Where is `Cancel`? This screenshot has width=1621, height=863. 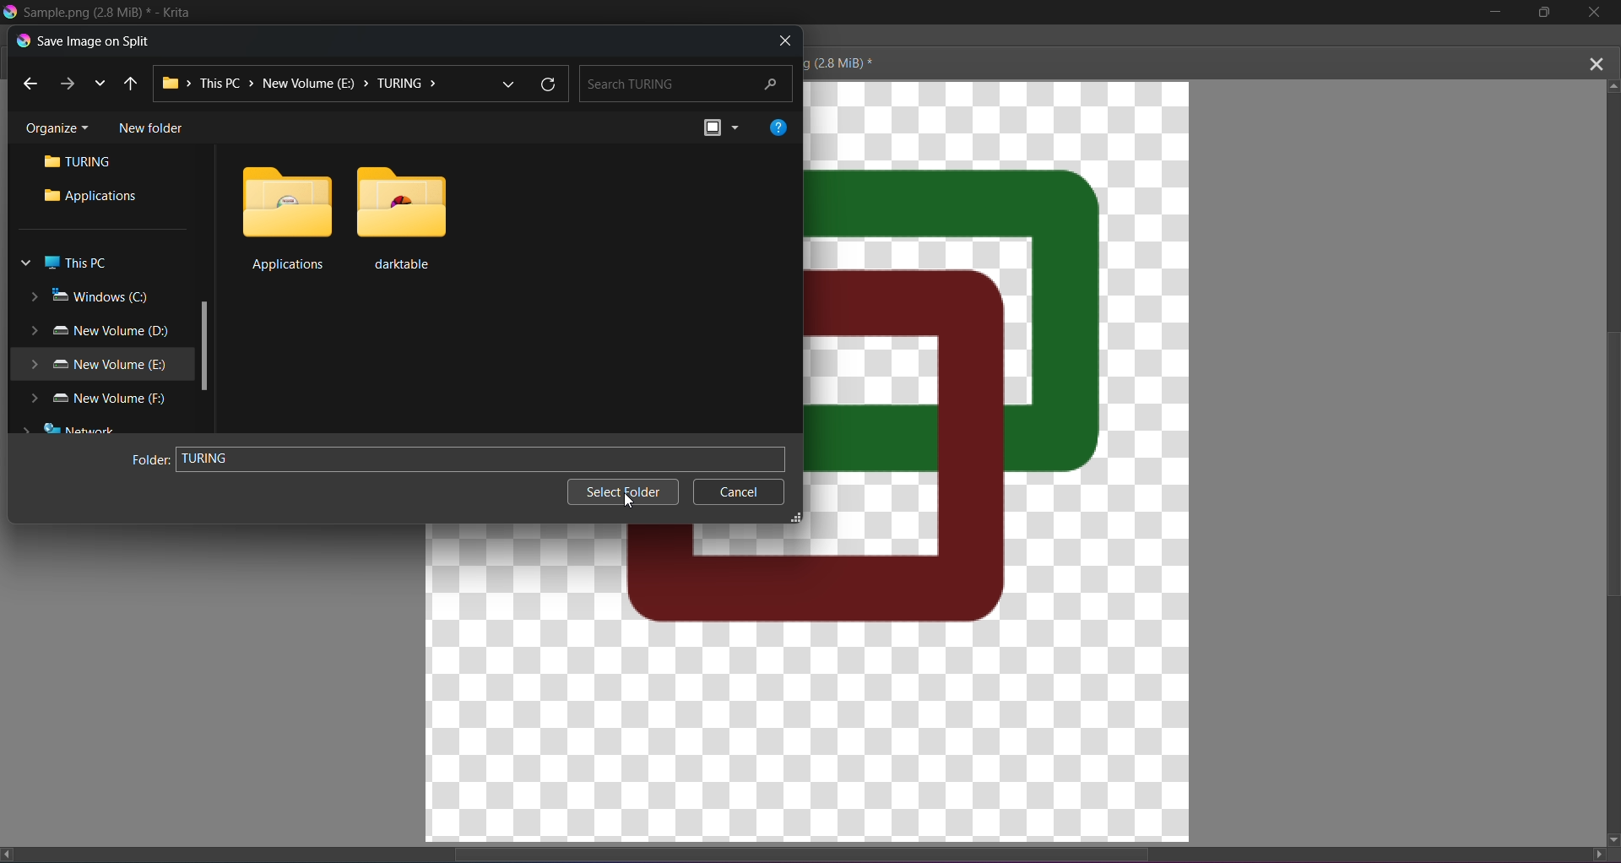 Cancel is located at coordinates (740, 494).